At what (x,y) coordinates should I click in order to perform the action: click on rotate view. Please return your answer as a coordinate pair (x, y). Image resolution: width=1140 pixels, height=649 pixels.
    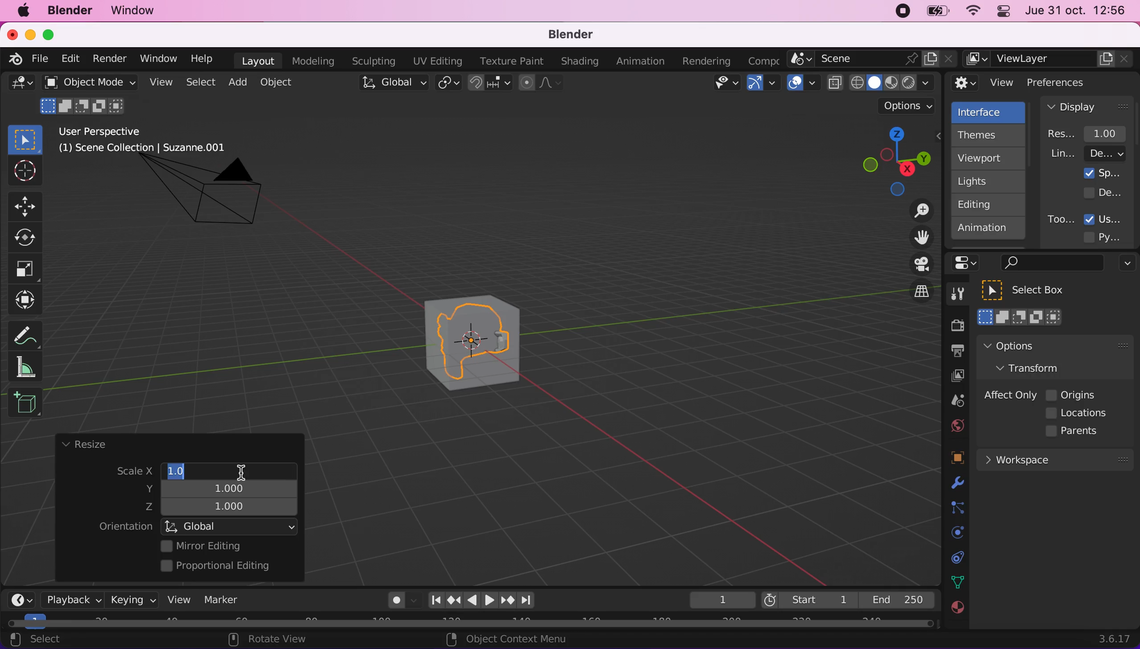
    Looking at the image, I should click on (277, 640).